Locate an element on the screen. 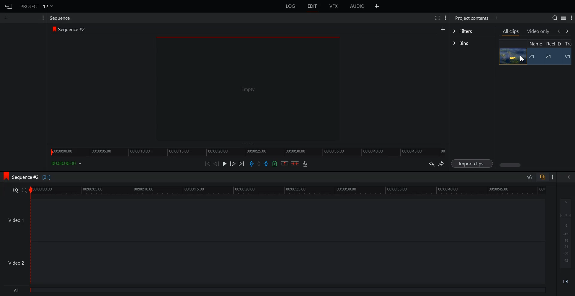  Video 2 is located at coordinates (273, 263).